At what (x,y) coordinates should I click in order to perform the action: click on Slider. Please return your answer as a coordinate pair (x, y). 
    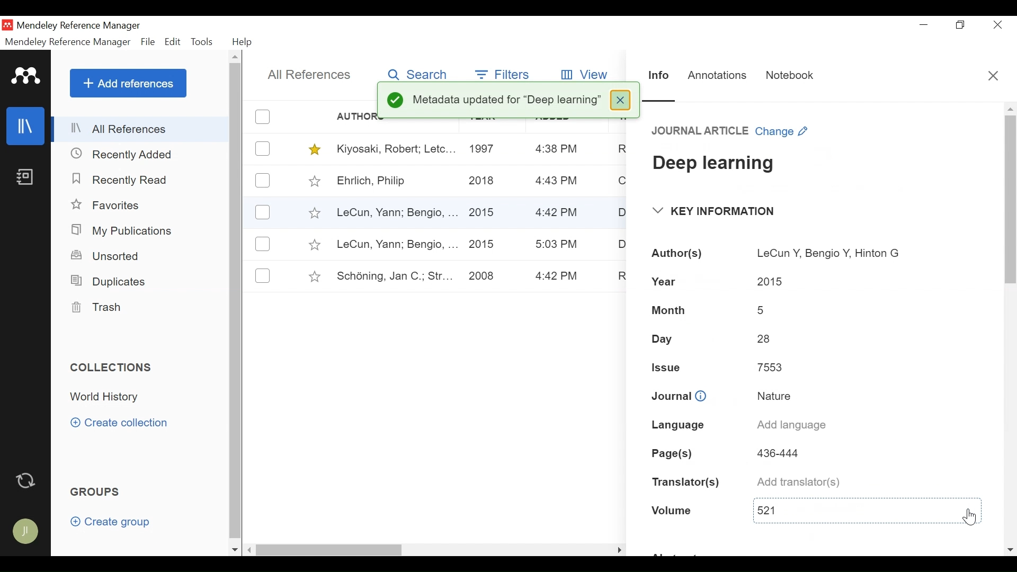
    Looking at the image, I should click on (661, 100).